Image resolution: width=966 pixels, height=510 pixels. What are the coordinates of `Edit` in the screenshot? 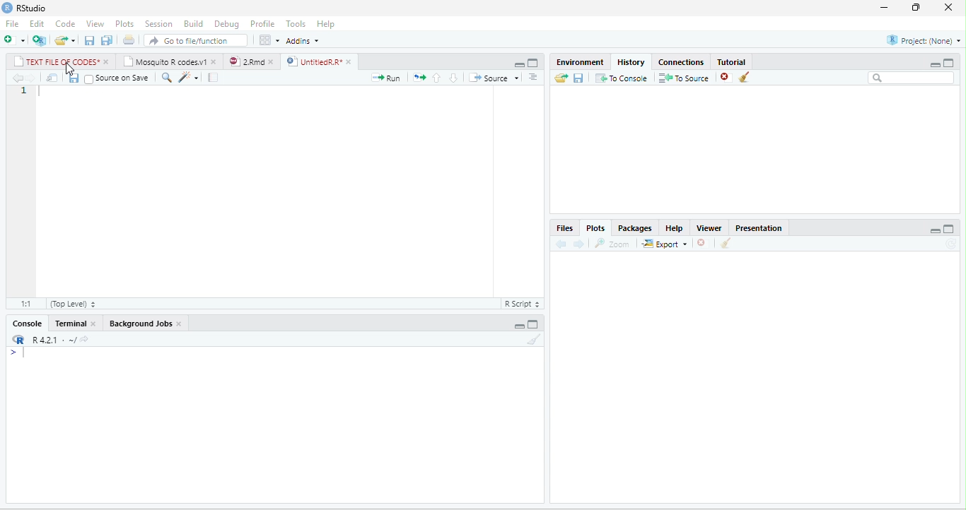 It's located at (37, 23).